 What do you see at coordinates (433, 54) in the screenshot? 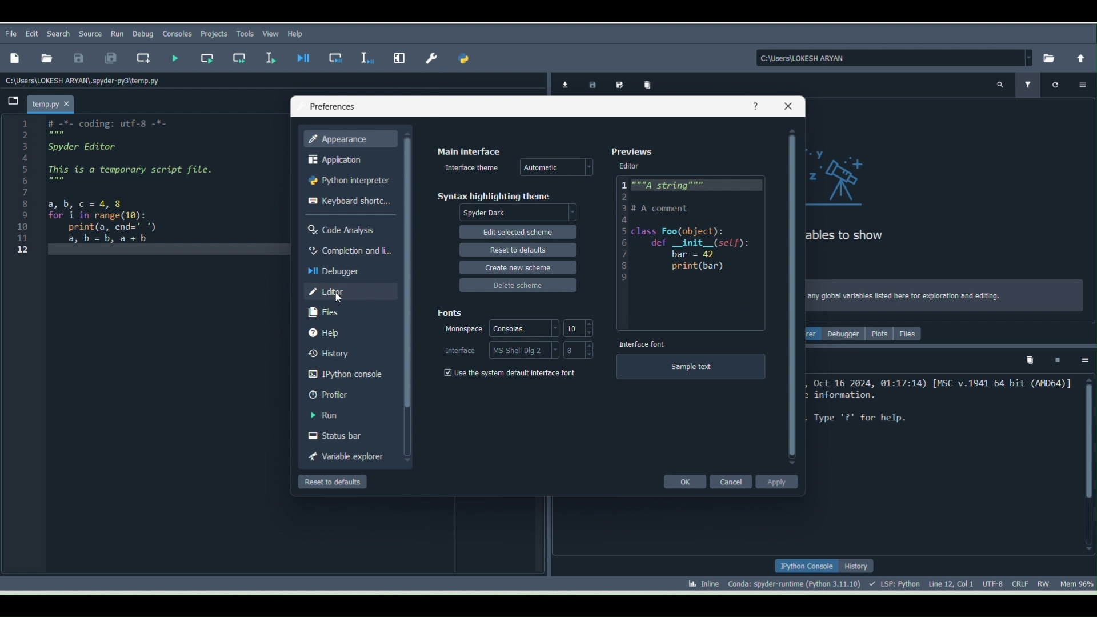
I see `Preferences` at bounding box center [433, 54].